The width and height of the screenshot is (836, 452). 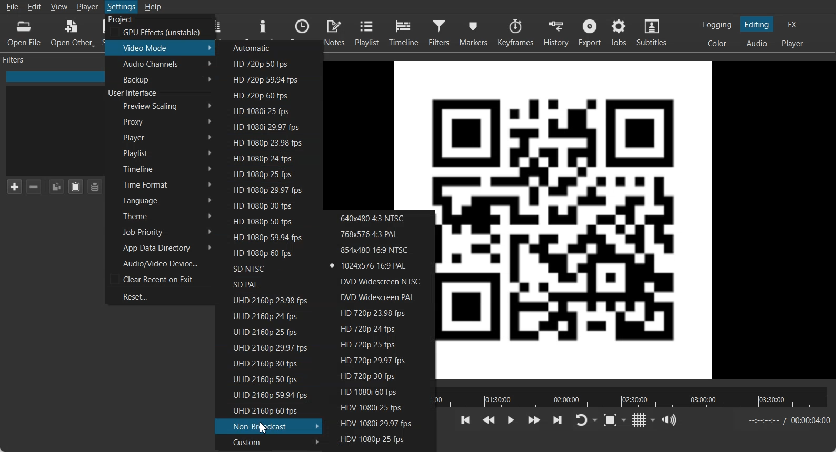 I want to click on Toggle paly or pause, so click(x=510, y=420).